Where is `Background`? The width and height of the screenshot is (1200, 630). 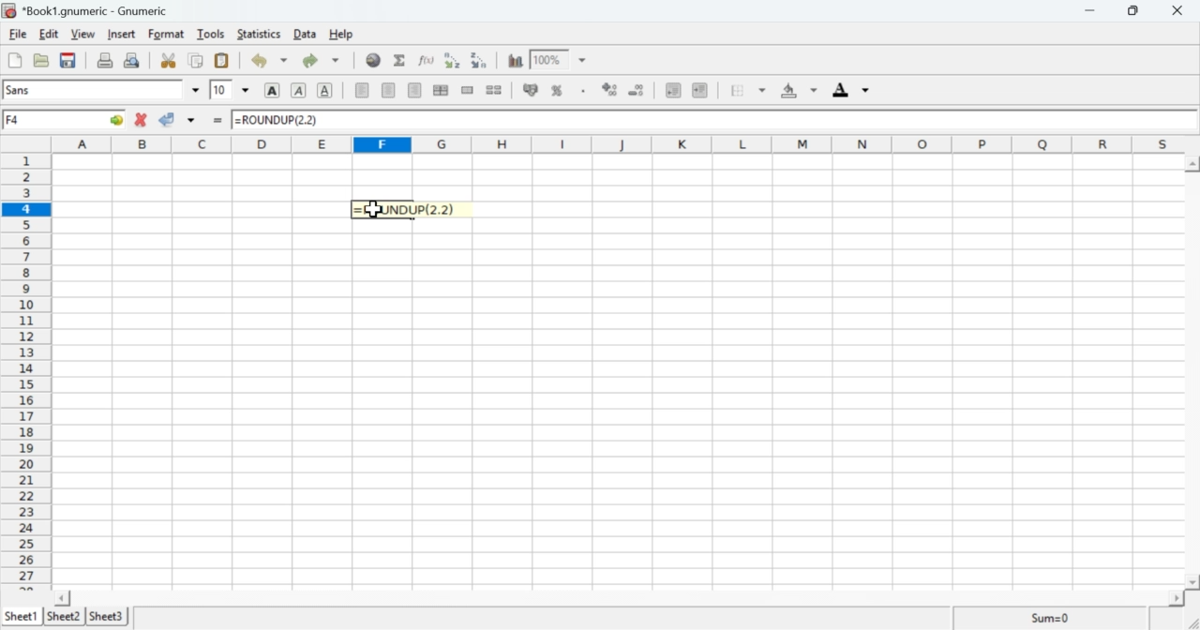
Background is located at coordinates (794, 90).